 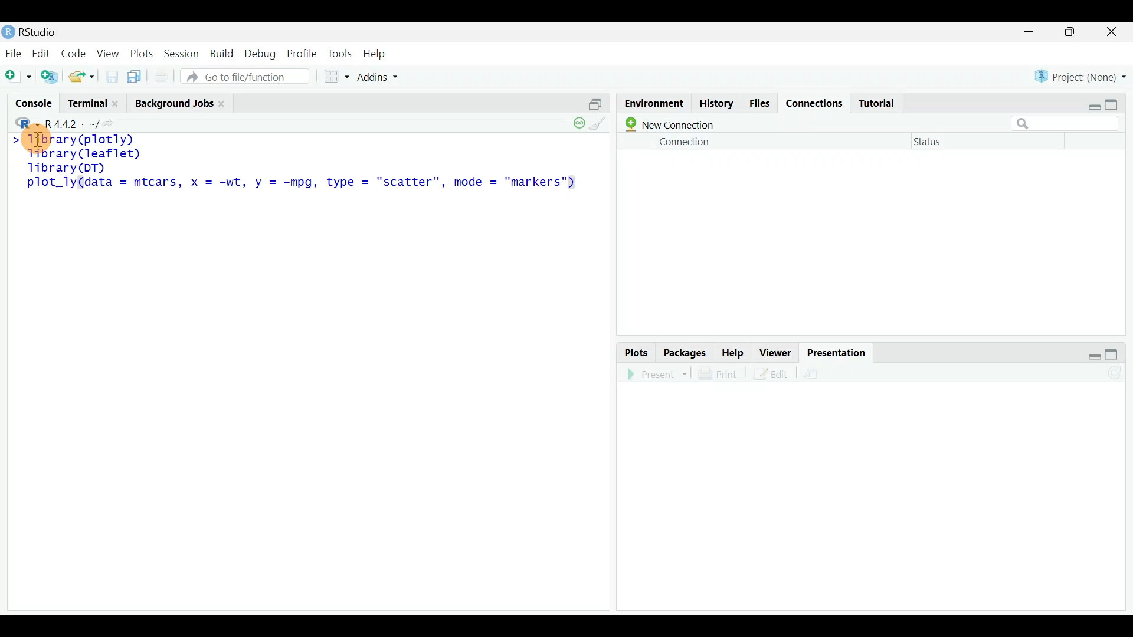 What do you see at coordinates (12, 138) in the screenshot?
I see `Line cursor` at bounding box center [12, 138].